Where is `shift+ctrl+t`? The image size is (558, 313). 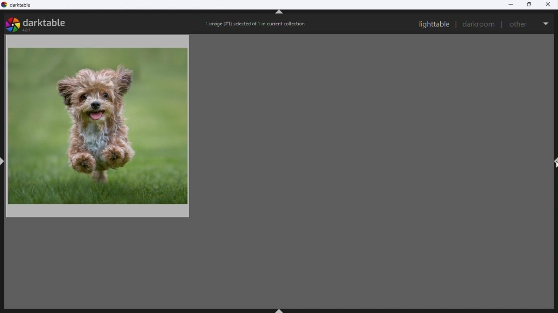
shift+ctrl+t is located at coordinates (279, 13).